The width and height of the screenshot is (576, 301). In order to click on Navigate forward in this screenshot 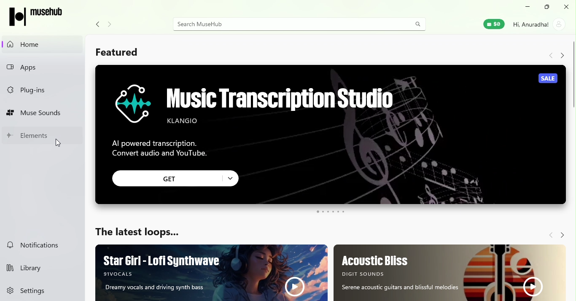, I will do `click(564, 235)`.